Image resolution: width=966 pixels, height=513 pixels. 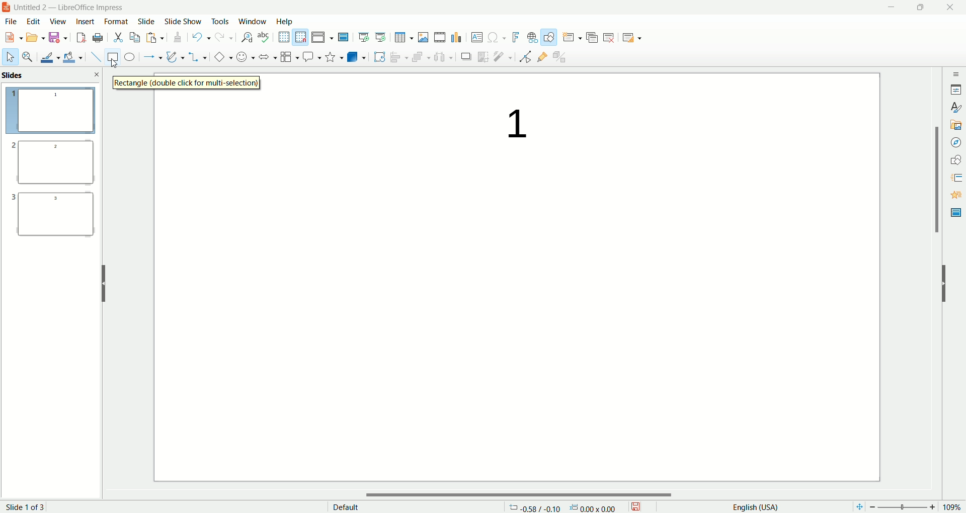 What do you see at coordinates (129, 58) in the screenshot?
I see `ellipse` at bounding box center [129, 58].